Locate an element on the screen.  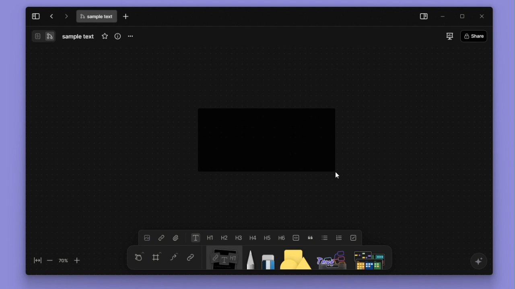
quote is located at coordinates (311, 237).